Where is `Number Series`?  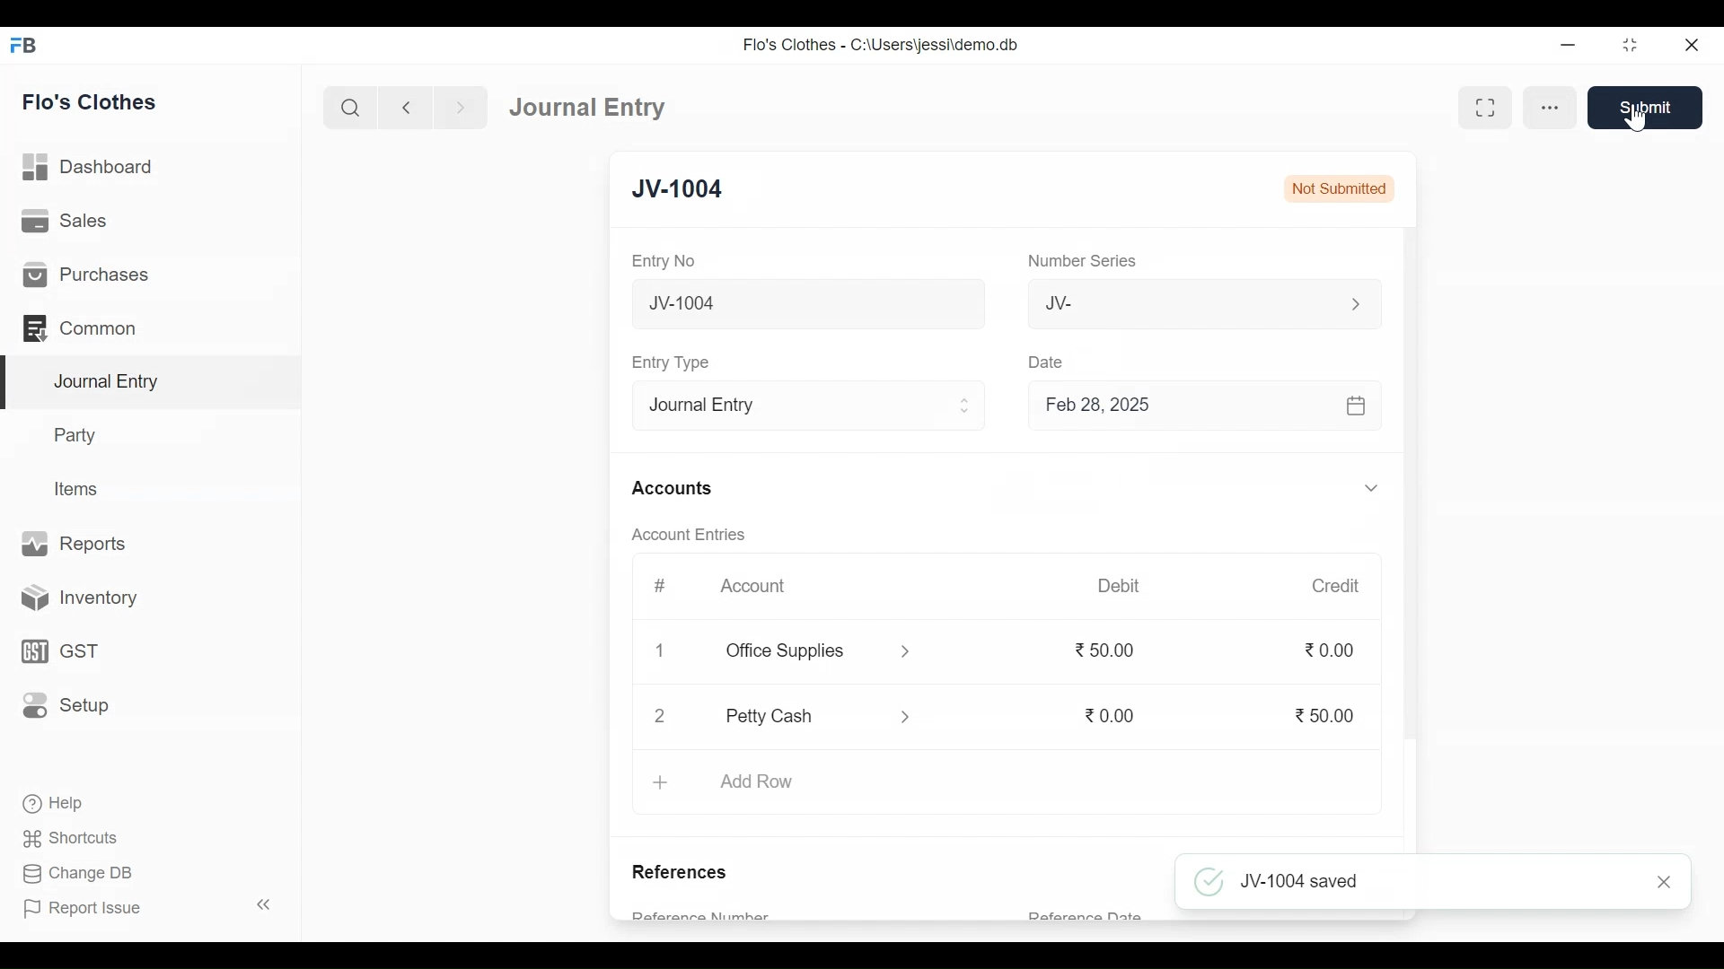 Number Series is located at coordinates (1084, 261).